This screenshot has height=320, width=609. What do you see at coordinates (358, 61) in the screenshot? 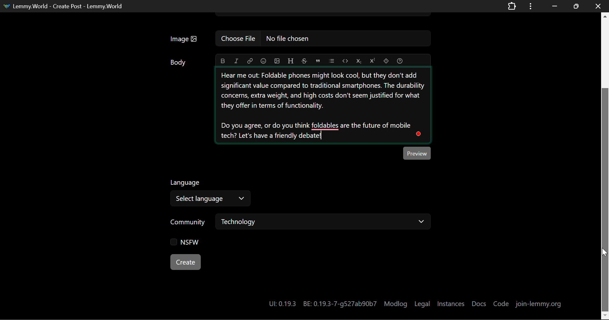
I see `subscript` at bounding box center [358, 61].